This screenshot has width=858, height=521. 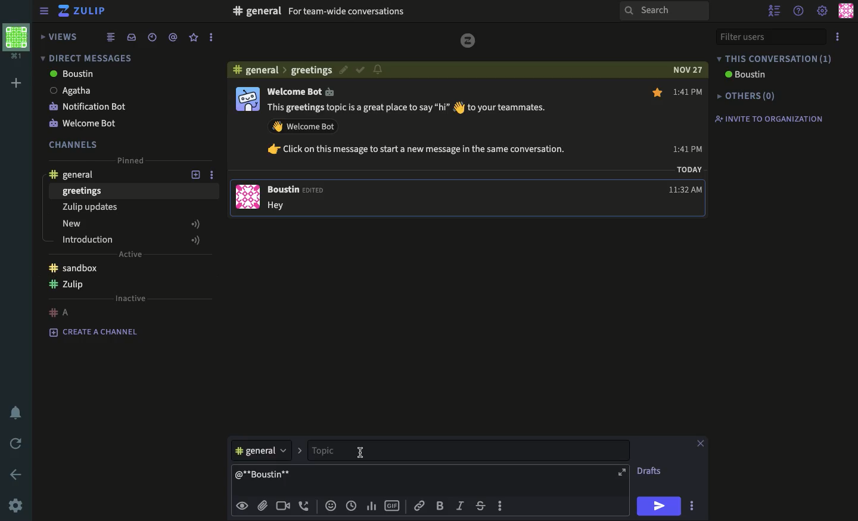 I want to click on options, so click(x=209, y=38).